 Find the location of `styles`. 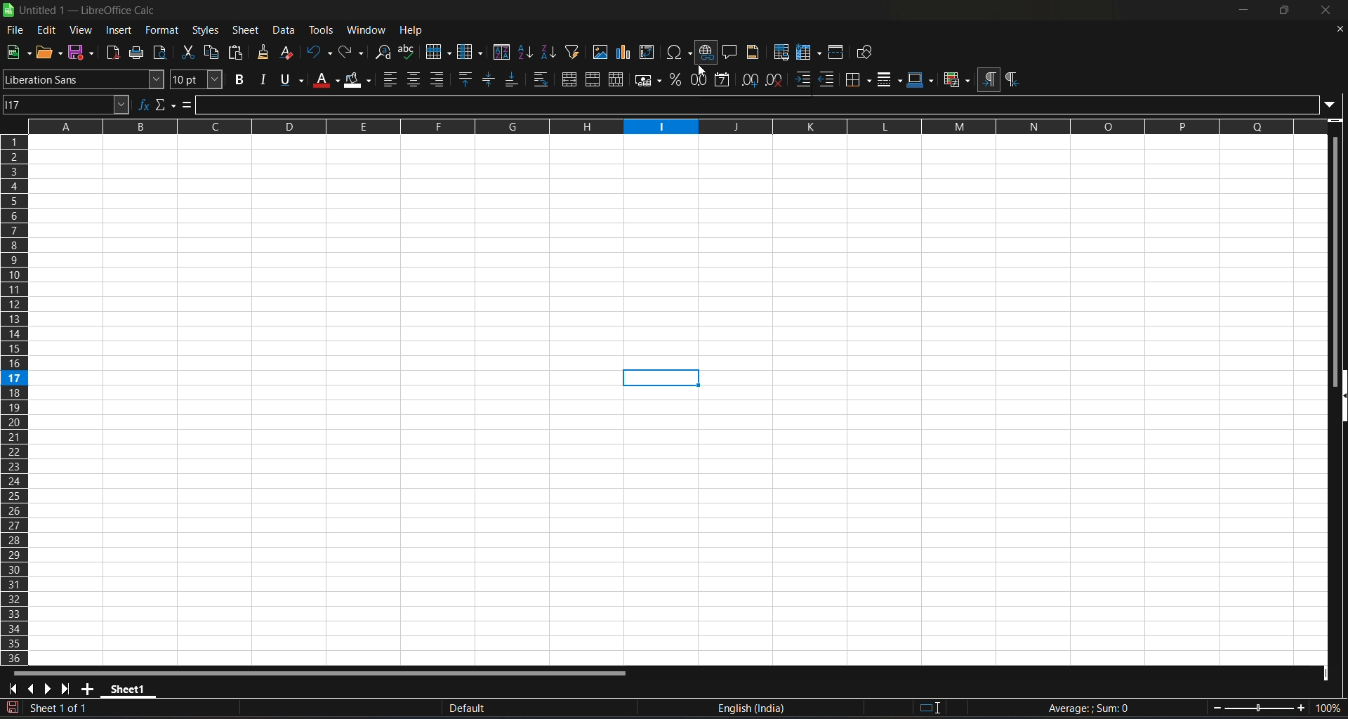

styles is located at coordinates (206, 30).